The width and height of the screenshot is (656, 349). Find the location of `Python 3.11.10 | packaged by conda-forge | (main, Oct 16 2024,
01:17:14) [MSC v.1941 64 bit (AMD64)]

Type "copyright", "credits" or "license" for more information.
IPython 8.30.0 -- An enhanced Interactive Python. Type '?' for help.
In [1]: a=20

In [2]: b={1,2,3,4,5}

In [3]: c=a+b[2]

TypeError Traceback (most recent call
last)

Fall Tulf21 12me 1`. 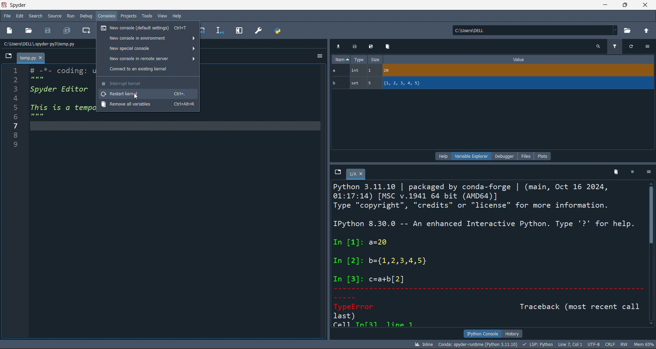

Python 3.11.10 | packaged by conda-forge | (main, Oct 16 2024,
01:17:14) [MSC v.1941 64 bit (AMD64)]

Type "copyright", "credits" or "license" for more information.
IPython 8.30.0 -- An enhanced Interactive Python. Type '?' for help.
In [1]: a=20

In [2]: b={1,2,3,4,5}

In [3]: c=a+b[2]

TypeError Traceback (most recent call
last)

Fall Tulf21 12me 1 is located at coordinates (483, 254).